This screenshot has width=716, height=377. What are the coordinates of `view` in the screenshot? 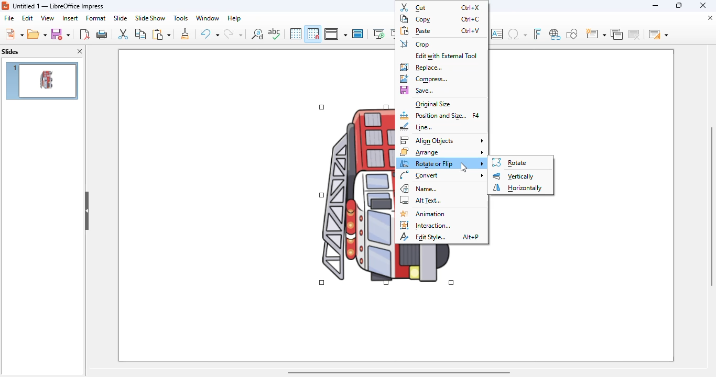 It's located at (47, 18).